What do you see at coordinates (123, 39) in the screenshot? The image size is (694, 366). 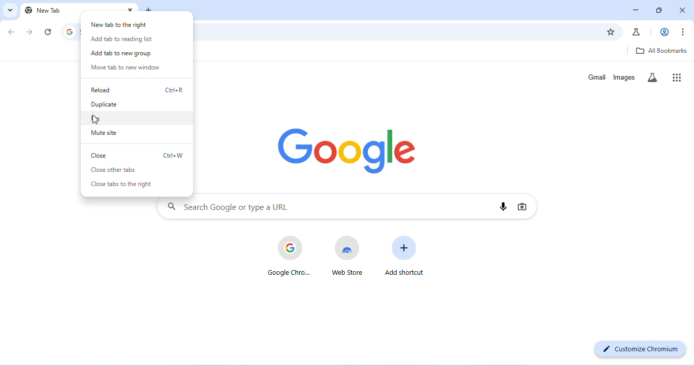 I see `add tab to reading list` at bounding box center [123, 39].